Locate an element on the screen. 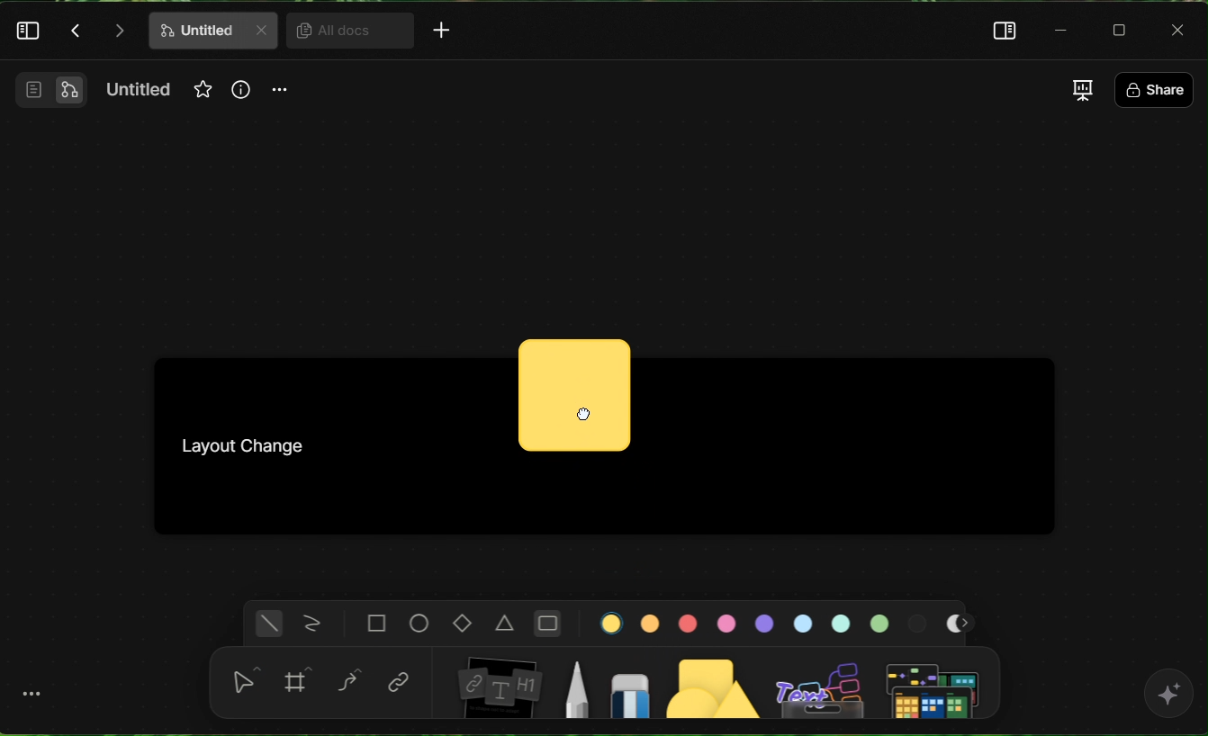  Kanban board is located at coordinates (267, 442).